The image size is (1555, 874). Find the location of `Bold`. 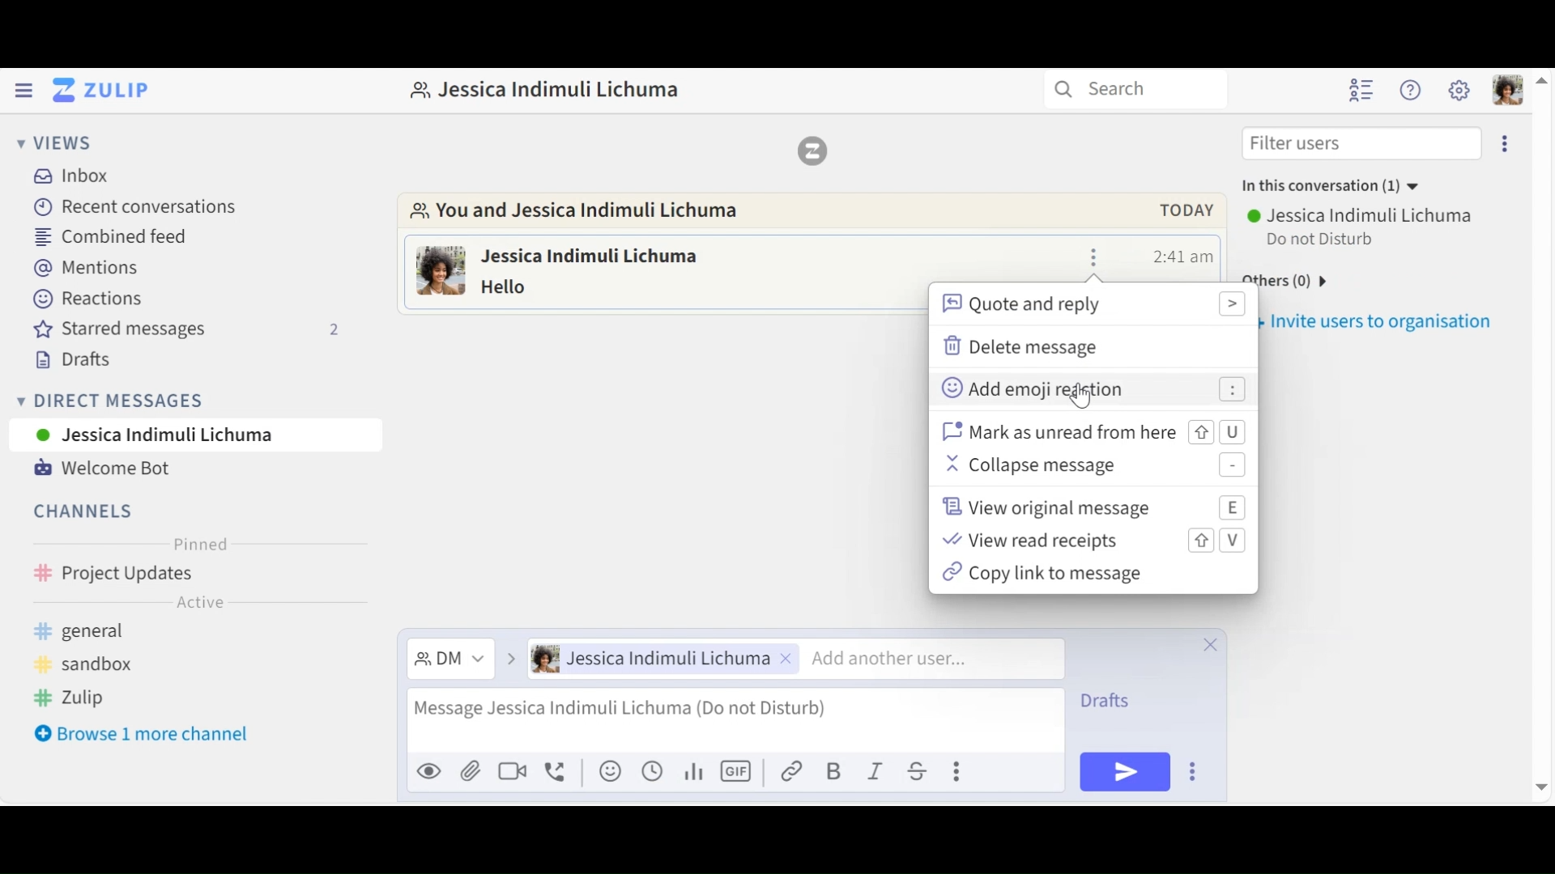

Bold is located at coordinates (834, 770).